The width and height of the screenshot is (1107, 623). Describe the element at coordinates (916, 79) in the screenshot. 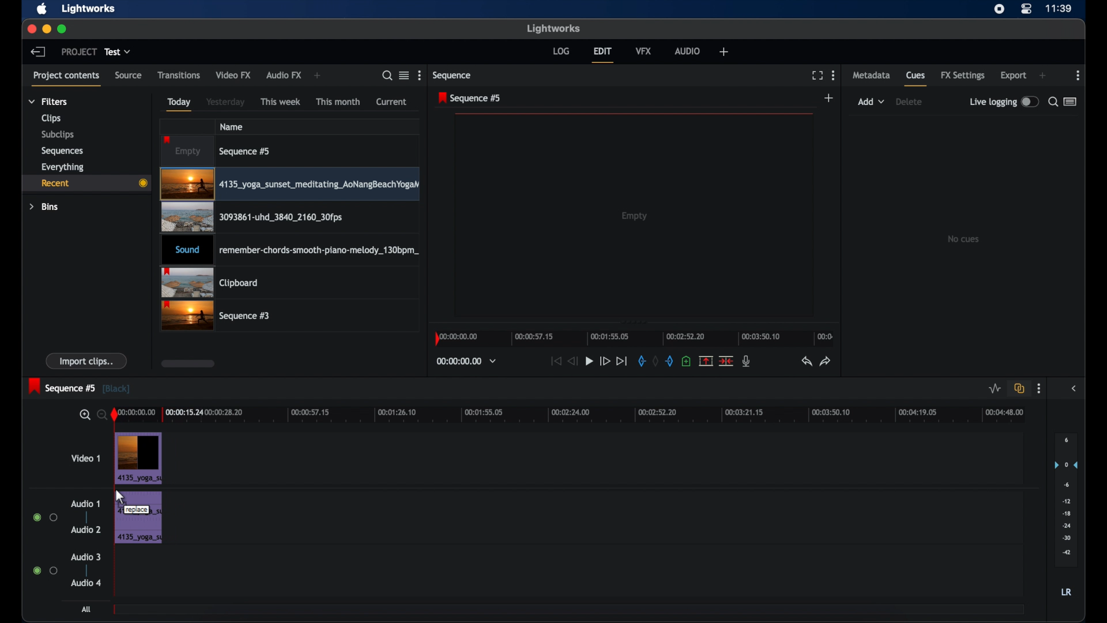

I see `cues` at that location.